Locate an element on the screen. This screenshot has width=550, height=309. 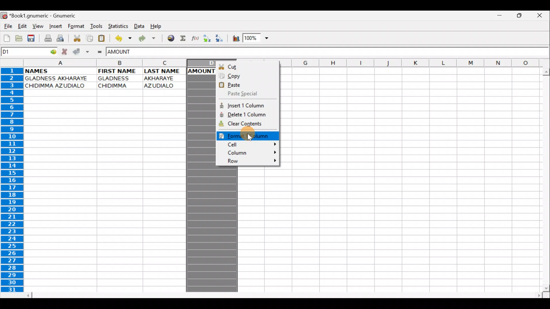
Sum in the current cell is located at coordinates (183, 39).